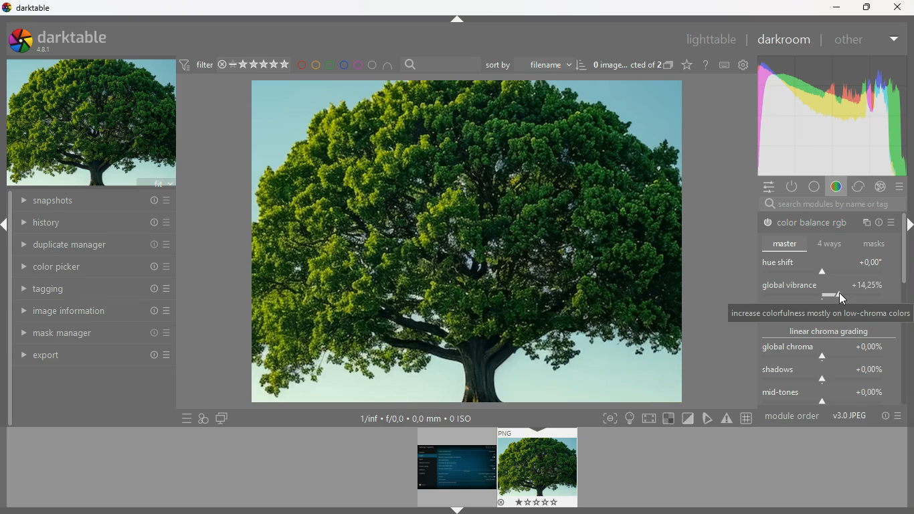  What do you see at coordinates (344, 65) in the screenshot?
I see `blue` at bounding box center [344, 65].